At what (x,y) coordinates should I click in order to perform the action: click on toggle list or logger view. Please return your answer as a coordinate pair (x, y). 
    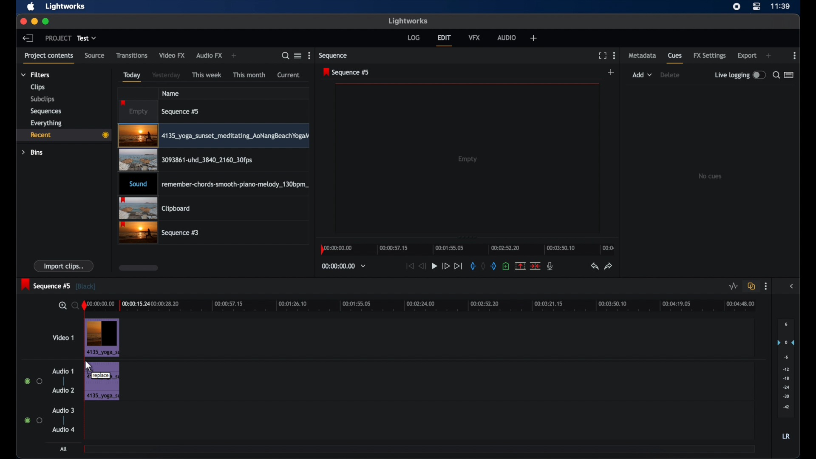
    Looking at the image, I should click on (790, 74).